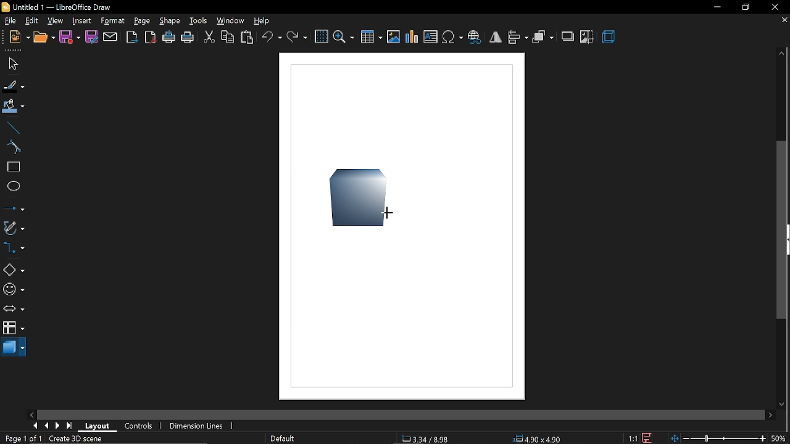  Describe the element at coordinates (783, 230) in the screenshot. I see `vertical scrollbar` at that location.